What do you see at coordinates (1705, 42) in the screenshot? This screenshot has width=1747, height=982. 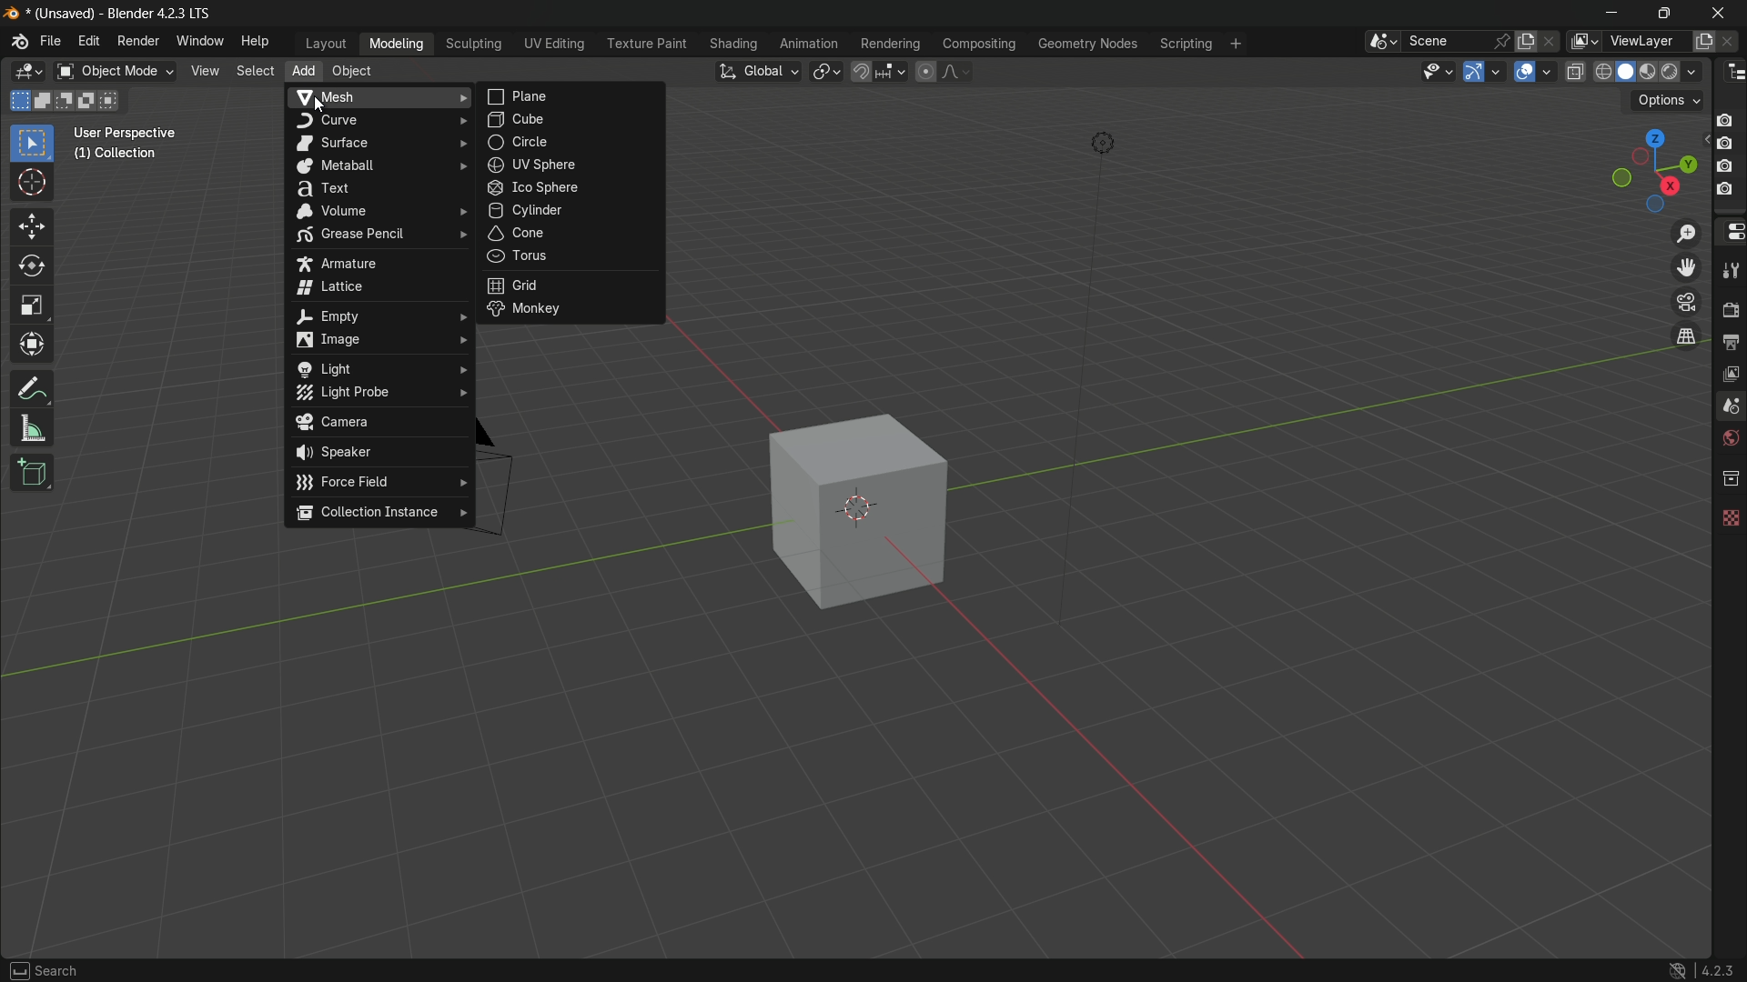 I see `add new layer` at bounding box center [1705, 42].